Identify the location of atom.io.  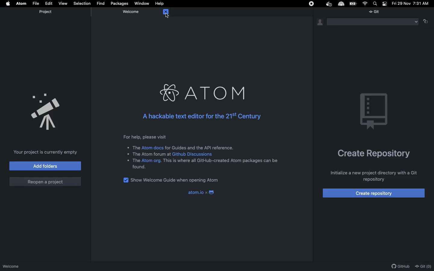
(202, 193).